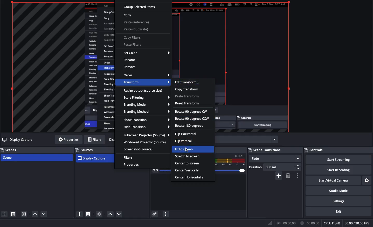  What do you see at coordinates (265, 150) in the screenshot?
I see `Scene transitions` at bounding box center [265, 150].